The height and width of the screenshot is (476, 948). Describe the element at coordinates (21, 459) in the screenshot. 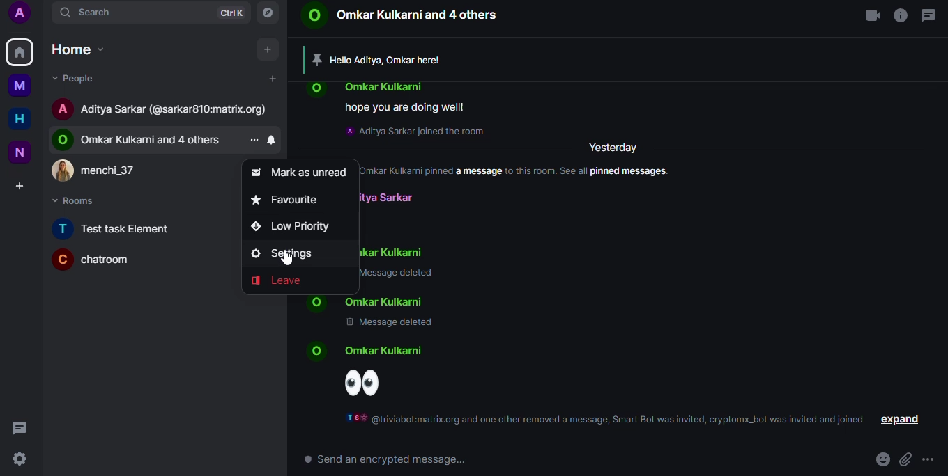

I see `settings` at that location.